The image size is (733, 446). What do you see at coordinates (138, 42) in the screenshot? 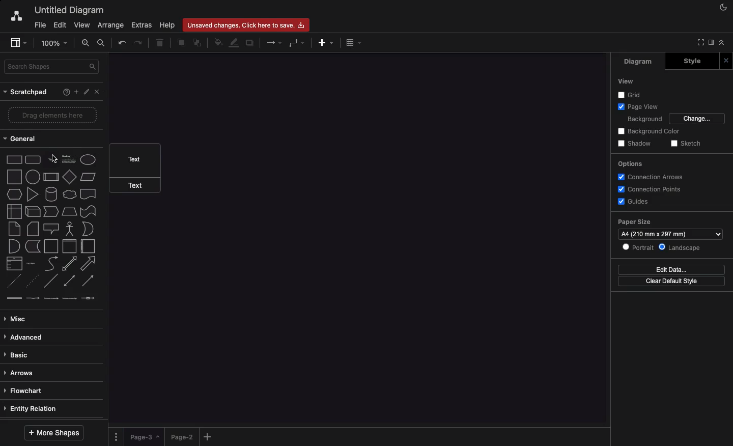
I see `Redo` at bounding box center [138, 42].